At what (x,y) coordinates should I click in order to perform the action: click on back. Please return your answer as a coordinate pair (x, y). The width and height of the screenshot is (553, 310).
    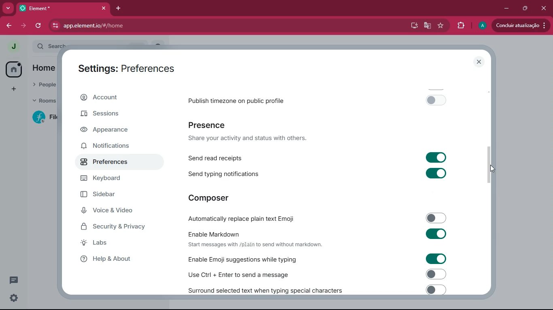
    Looking at the image, I should click on (7, 26).